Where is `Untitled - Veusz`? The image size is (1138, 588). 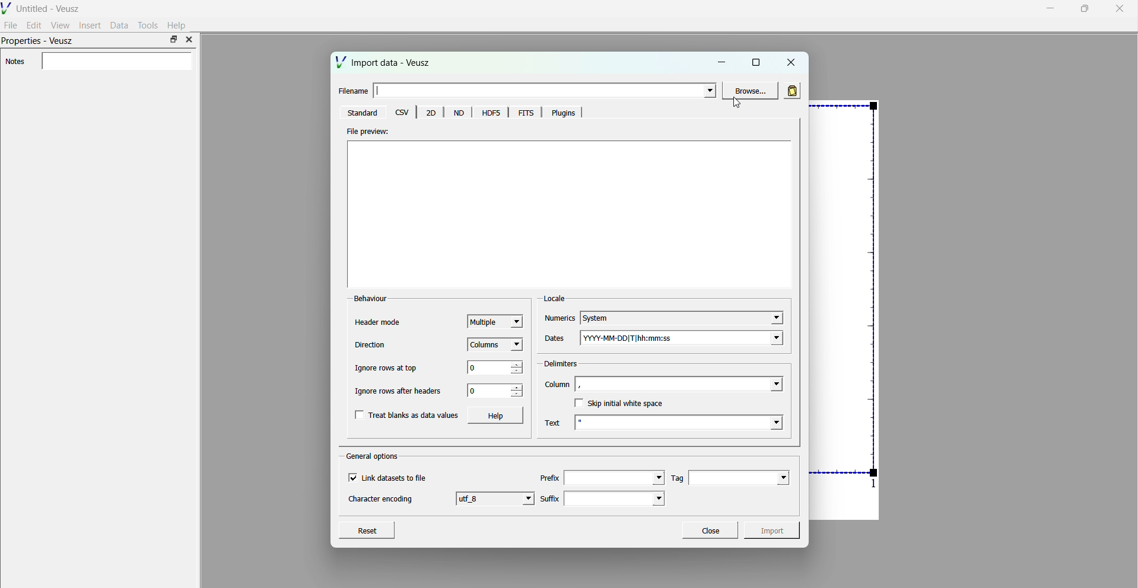 Untitled - Veusz is located at coordinates (43, 7).